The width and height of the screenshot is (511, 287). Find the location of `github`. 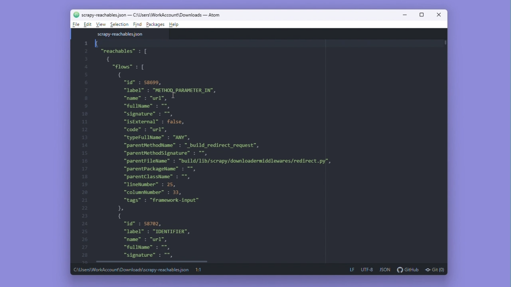

github is located at coordinates (406, 269).